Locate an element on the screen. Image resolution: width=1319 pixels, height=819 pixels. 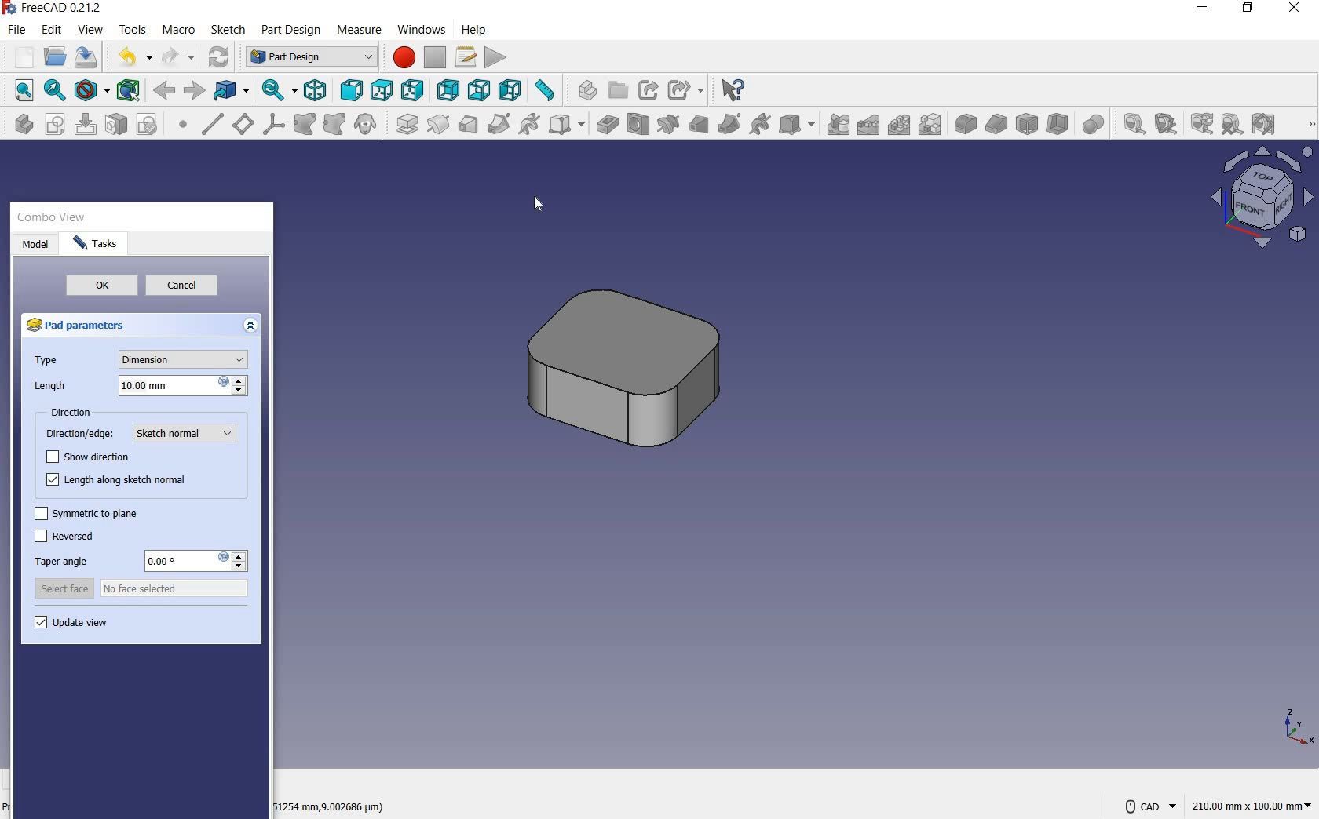
additive loft is located at coordinates (468, 126).